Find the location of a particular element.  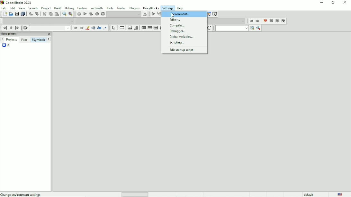

Find is located at coordinates (64, 14).